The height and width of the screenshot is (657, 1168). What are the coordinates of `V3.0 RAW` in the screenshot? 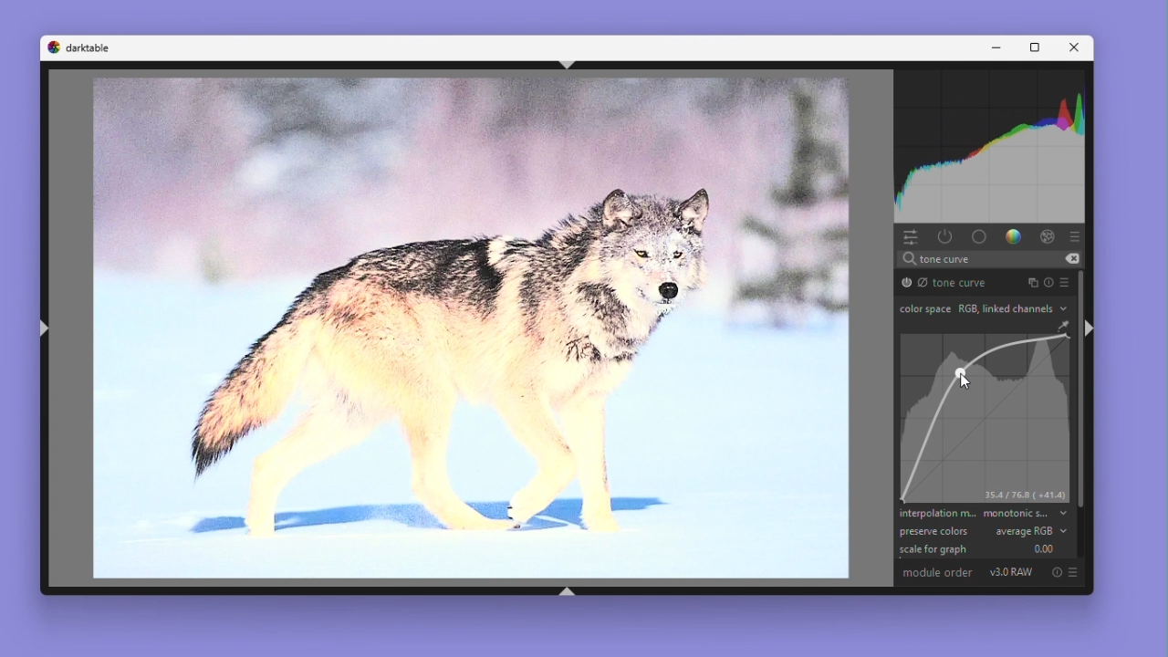 It's located at (1011, 573).